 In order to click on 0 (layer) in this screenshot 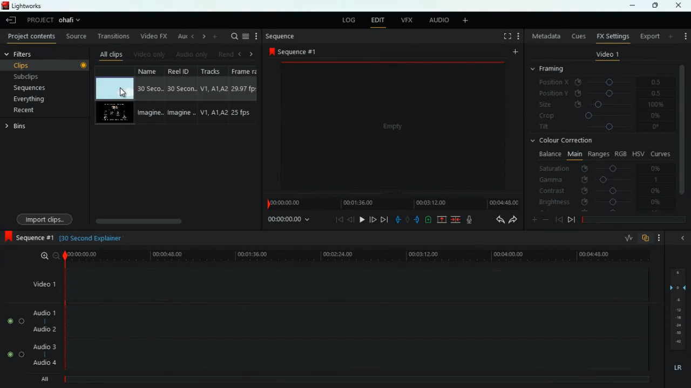, I will do `click(676, 286)`.